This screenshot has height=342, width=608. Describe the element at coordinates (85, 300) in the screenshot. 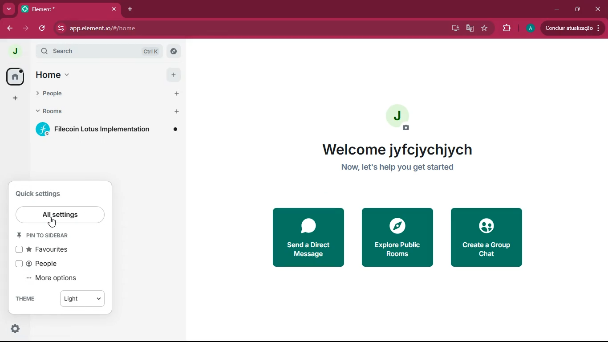

I see `light ` at that location.